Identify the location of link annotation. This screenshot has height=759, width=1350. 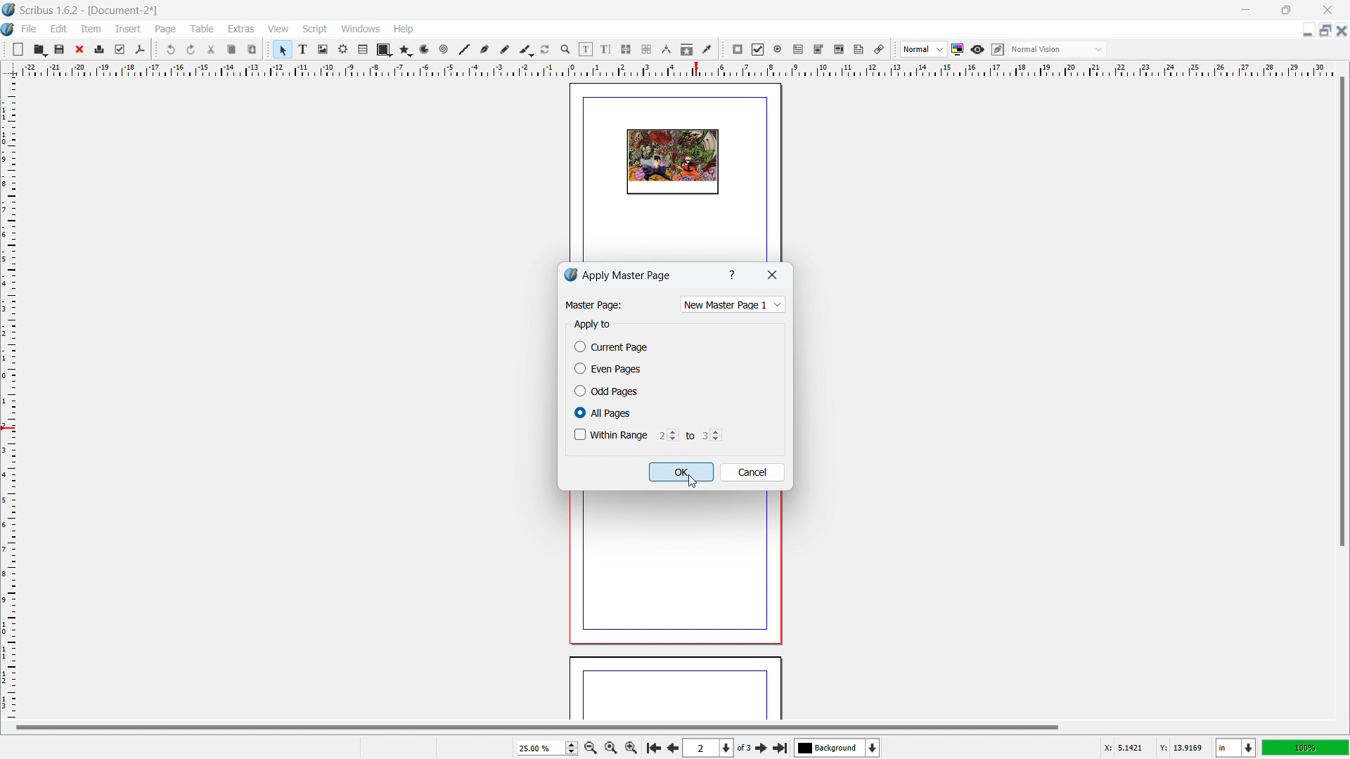
(880, 49).